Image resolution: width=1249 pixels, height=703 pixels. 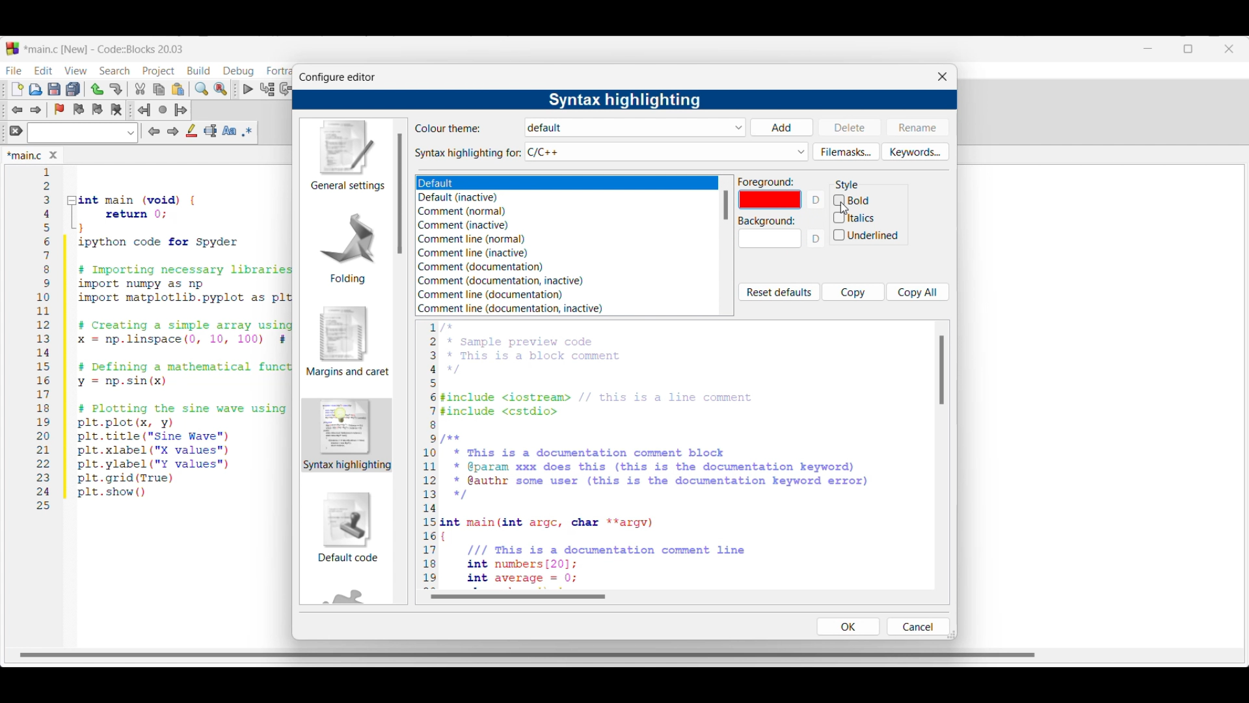 What do you see at coordinates (467, 212) in the screenshot?
I see `Comment (normal)` at bounding box center [467, 212].